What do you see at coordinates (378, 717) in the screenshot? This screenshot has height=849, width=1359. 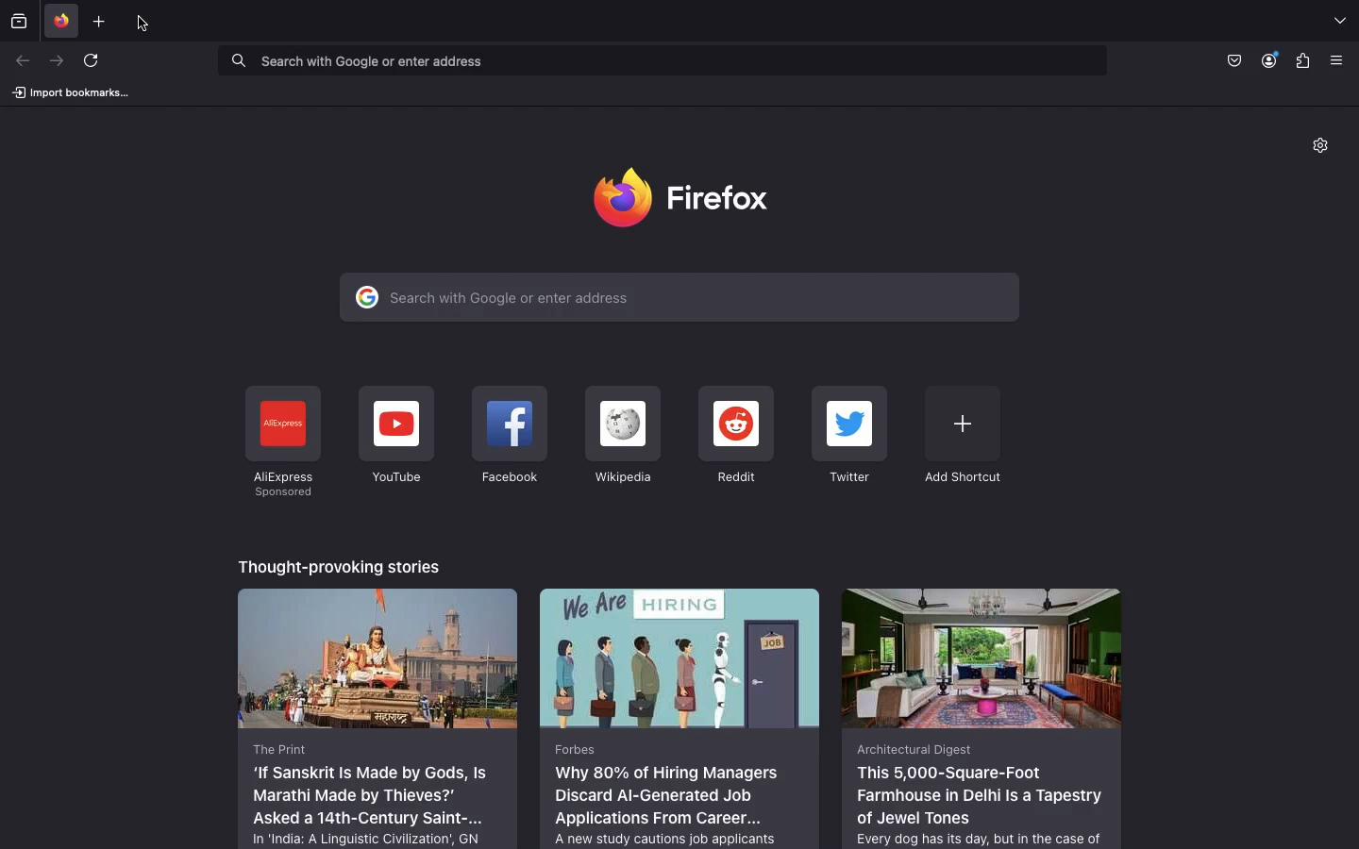 I see `The Print

‘If Sanskrit Is Made by Gods, Is
Marathi Made by Thieves?"
Asked a 14th-Century Saint-...
In ‘India: A Linguistic Civilization’, GN` at bounding box center [378, 717].